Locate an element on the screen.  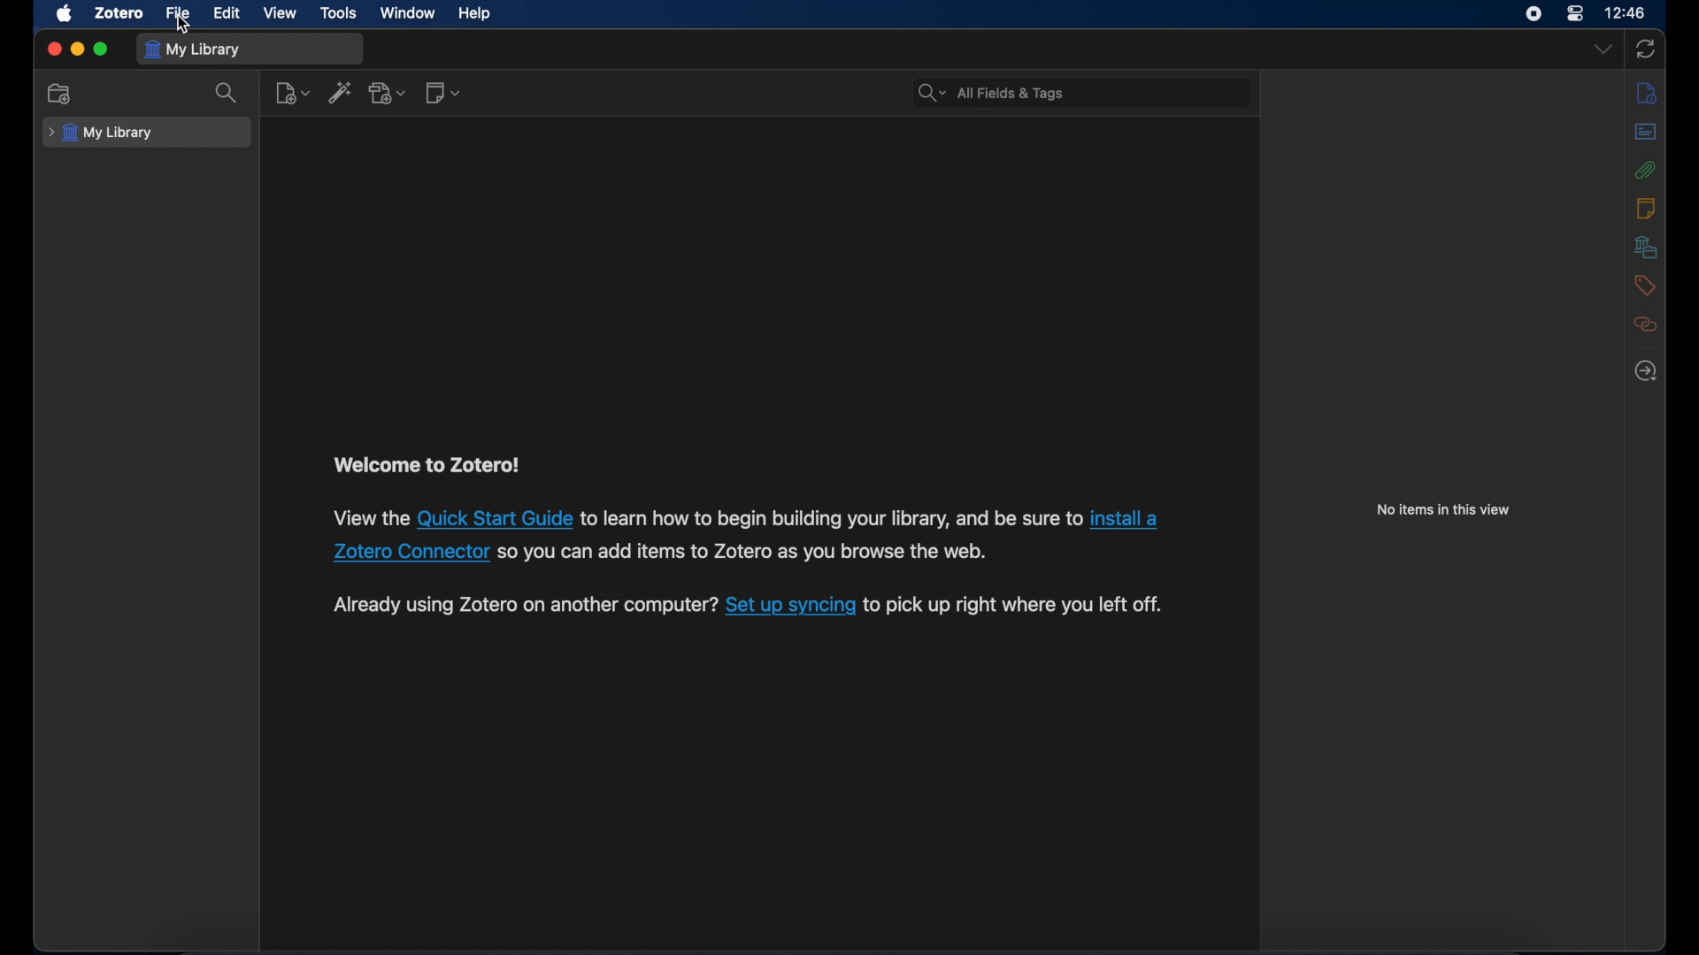
drop-down is located at coordinates (1604, 50).